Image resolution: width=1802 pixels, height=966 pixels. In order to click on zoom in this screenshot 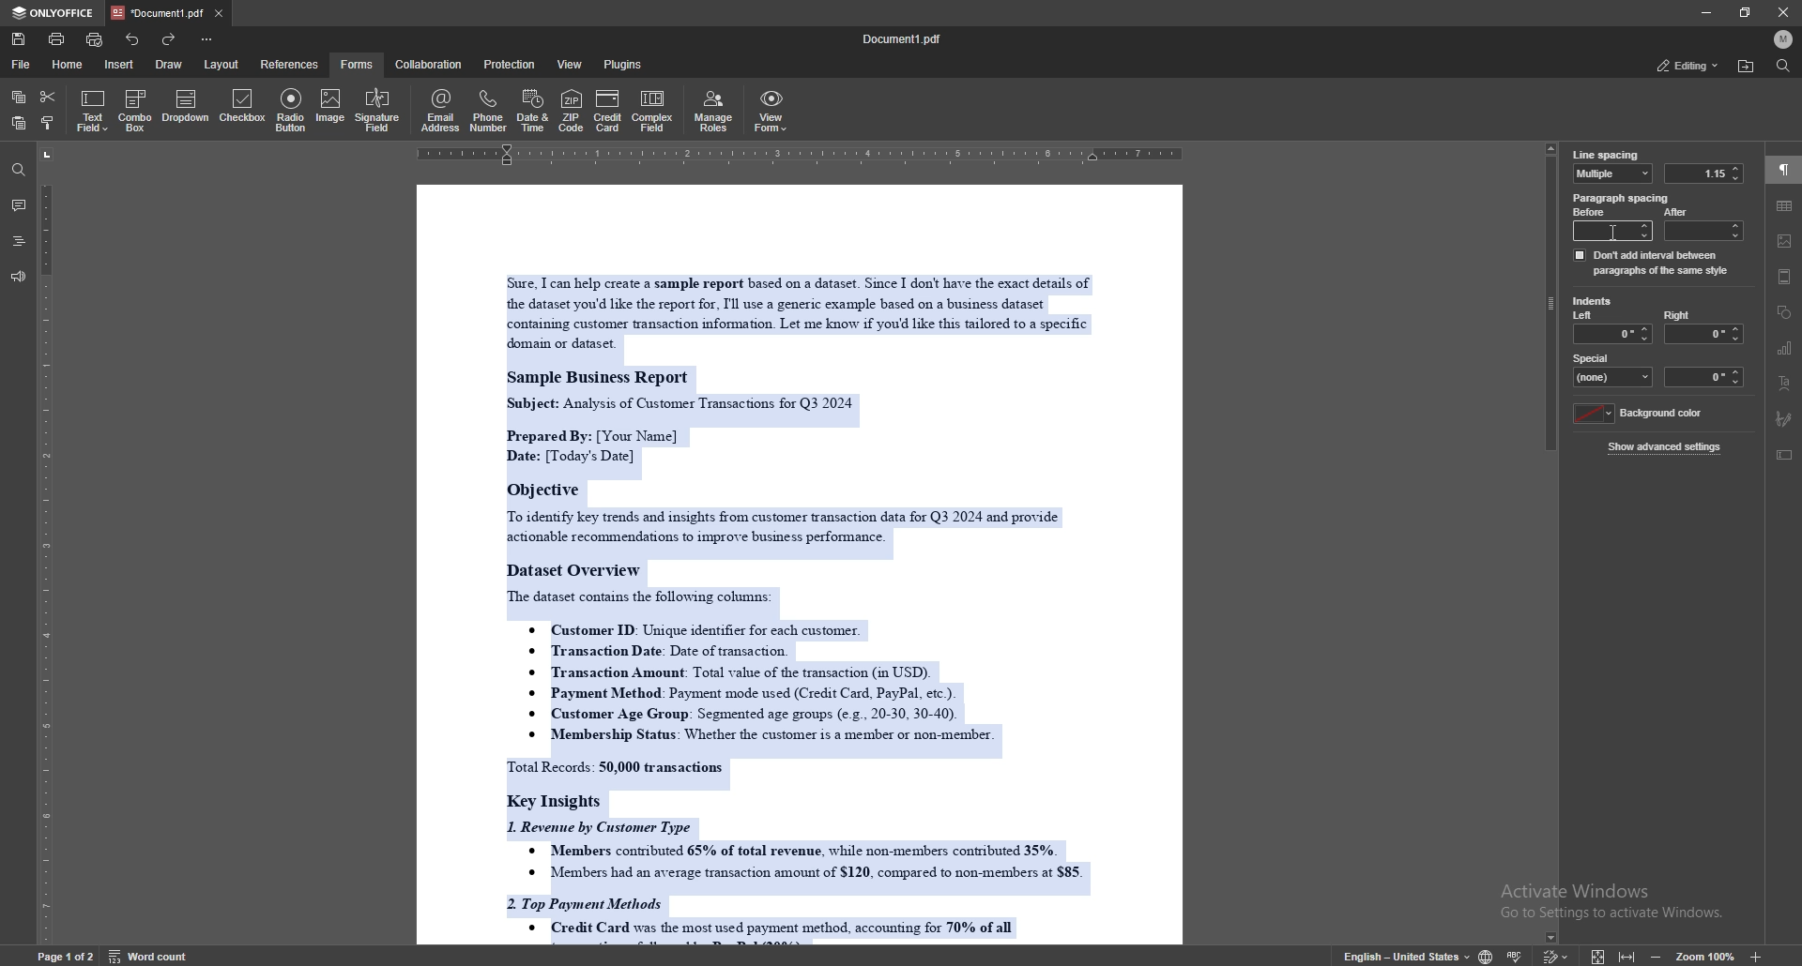, I will do `click(1706, 956)`.